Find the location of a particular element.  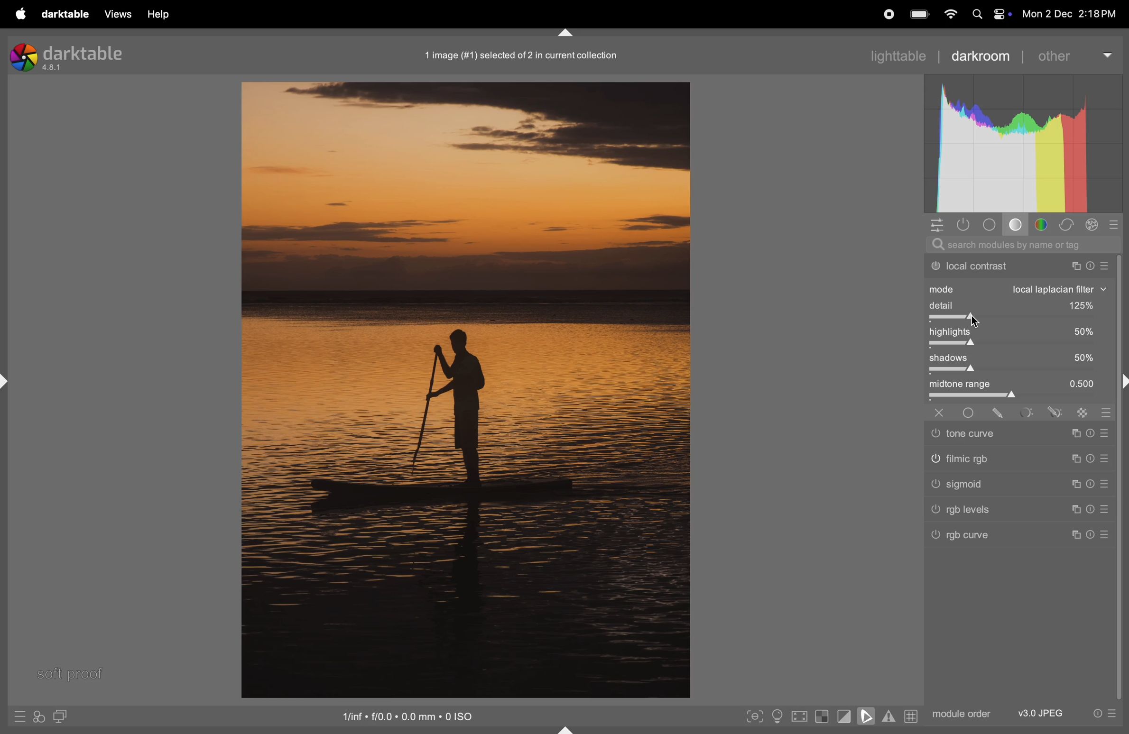

togglebar is located at coordinates (1019, 318).